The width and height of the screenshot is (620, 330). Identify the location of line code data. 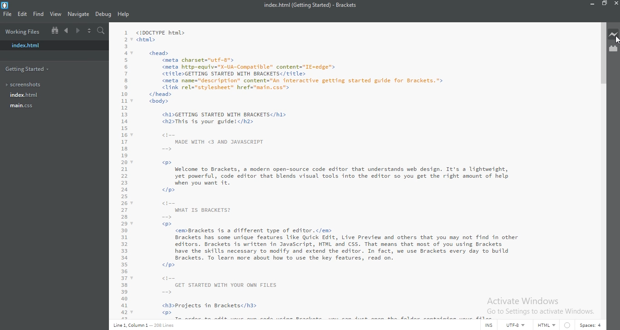
(145, 325).